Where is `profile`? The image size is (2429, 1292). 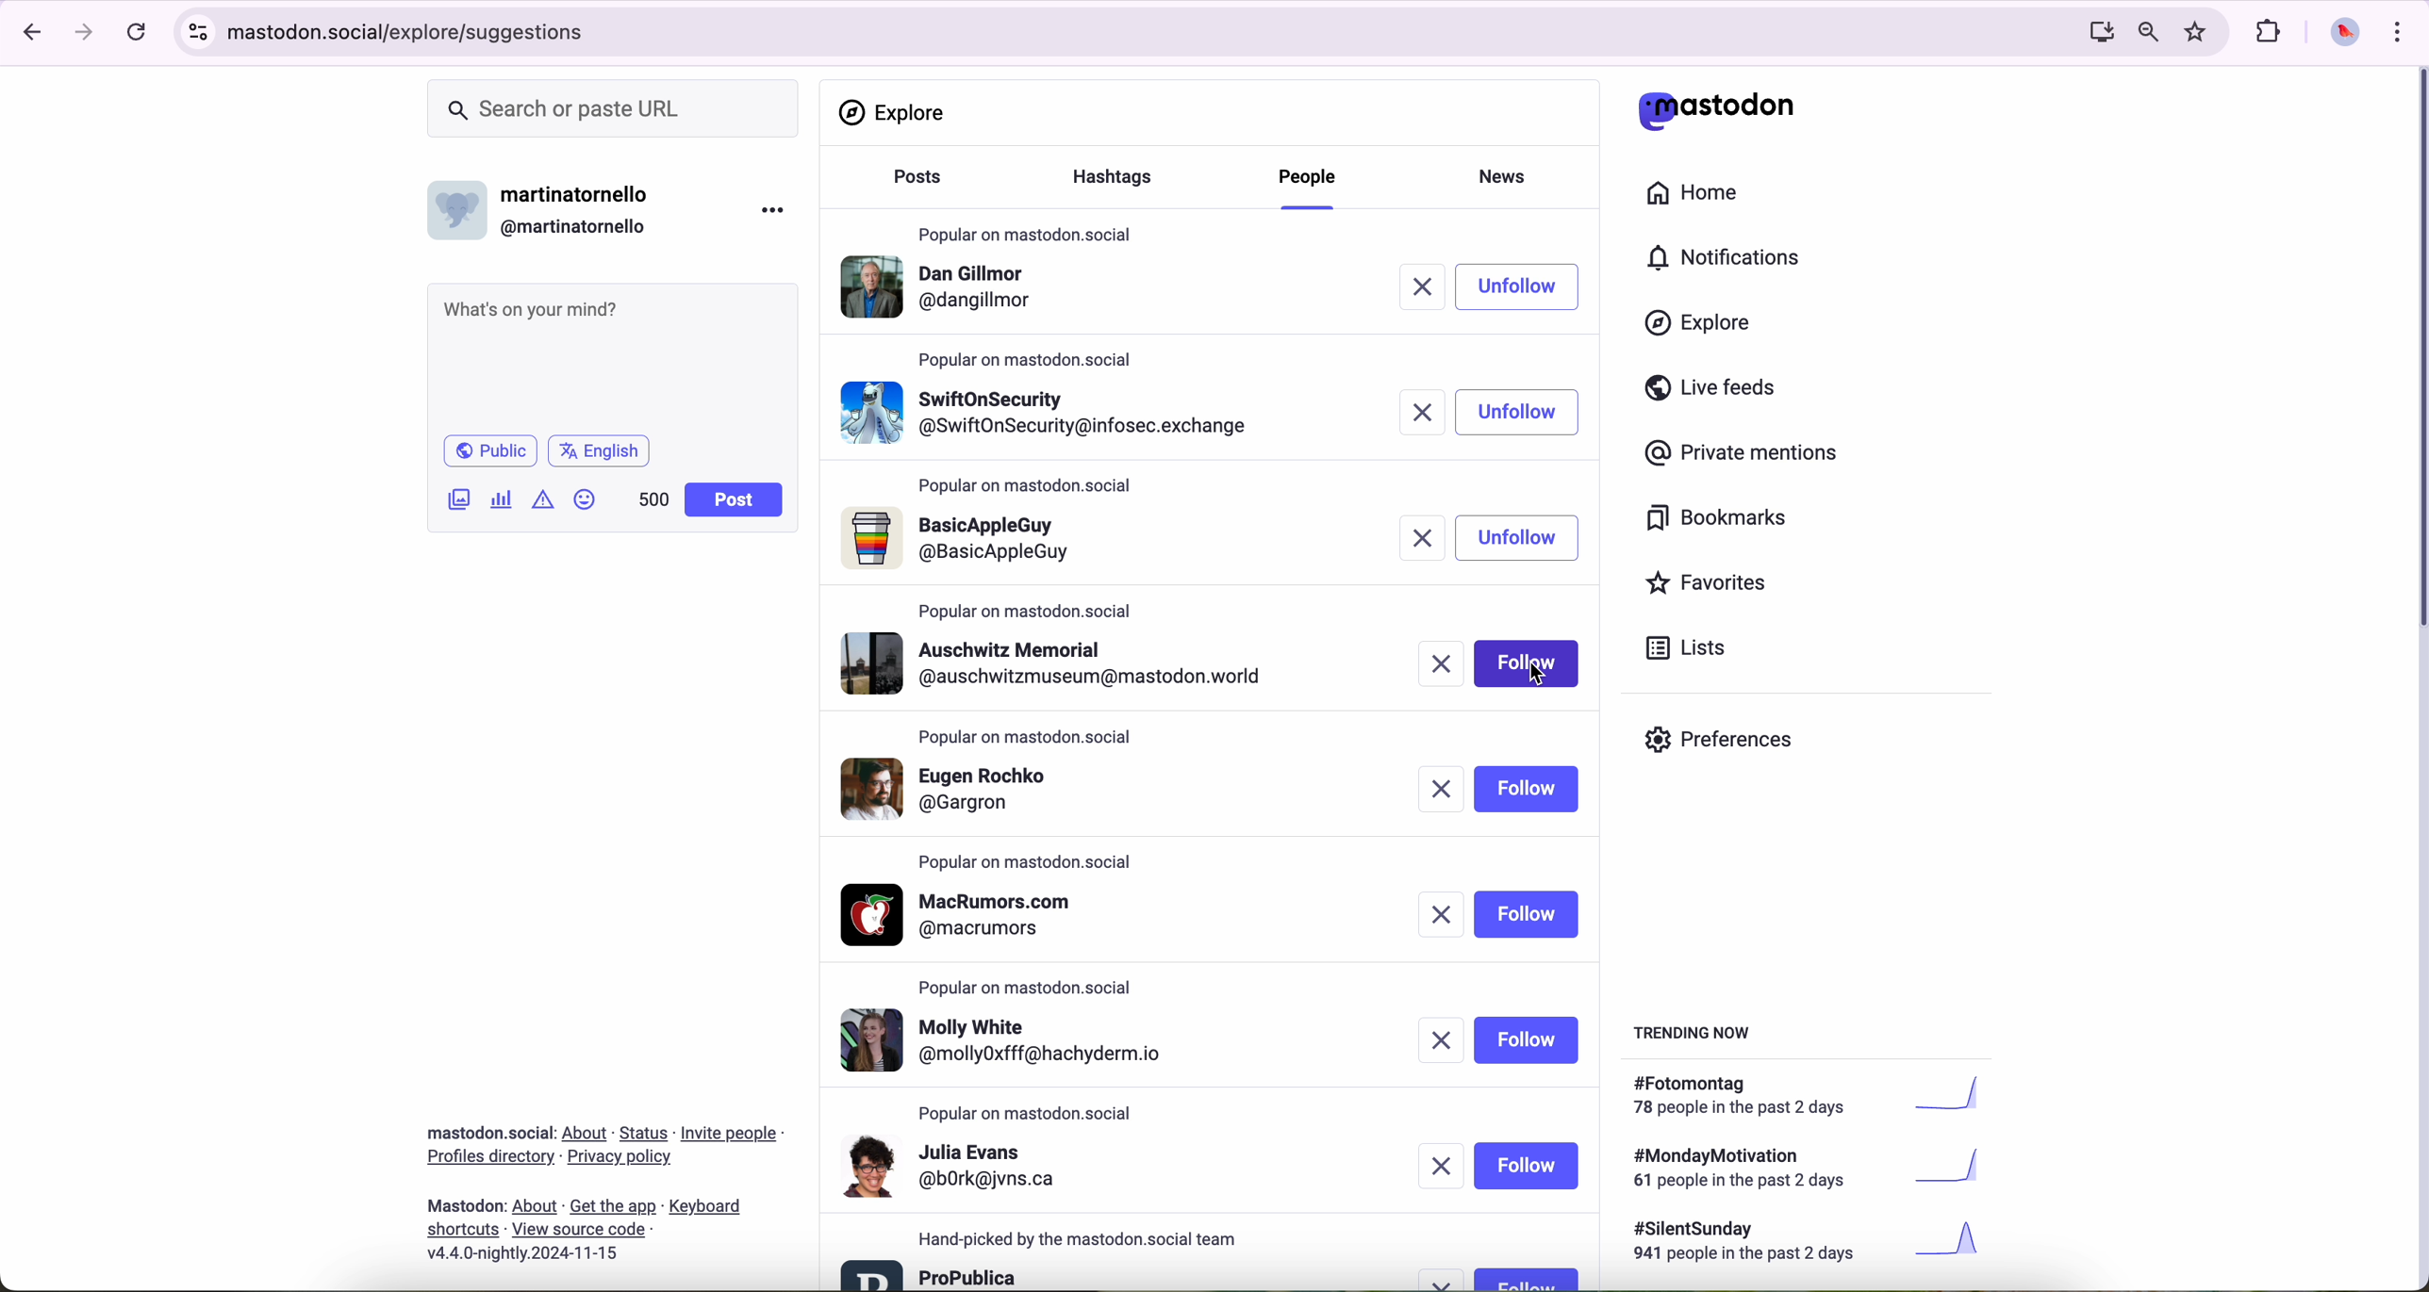 profile is located at coordinates (1064, 663).